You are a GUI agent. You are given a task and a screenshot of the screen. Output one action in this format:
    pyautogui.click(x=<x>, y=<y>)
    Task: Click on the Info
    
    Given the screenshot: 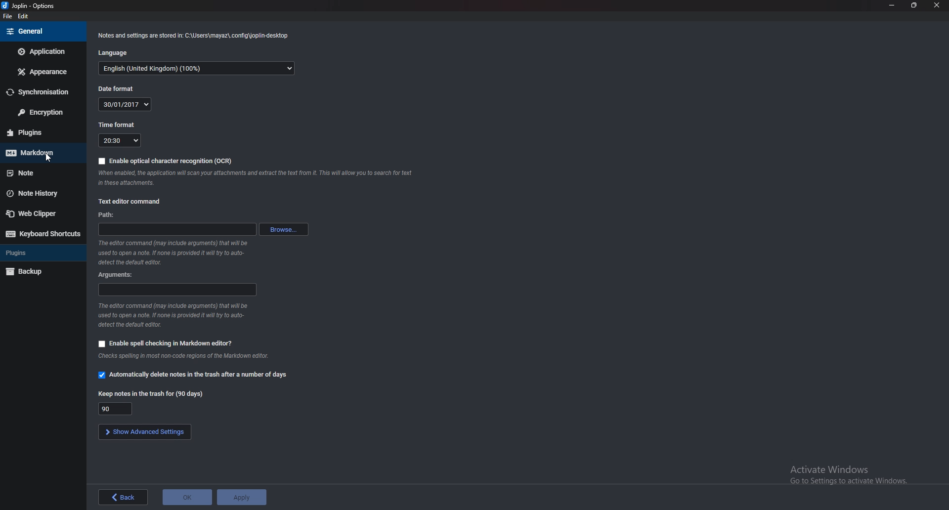 What is the action you would take?
    pyautogui.click(x=184, y=356)
    